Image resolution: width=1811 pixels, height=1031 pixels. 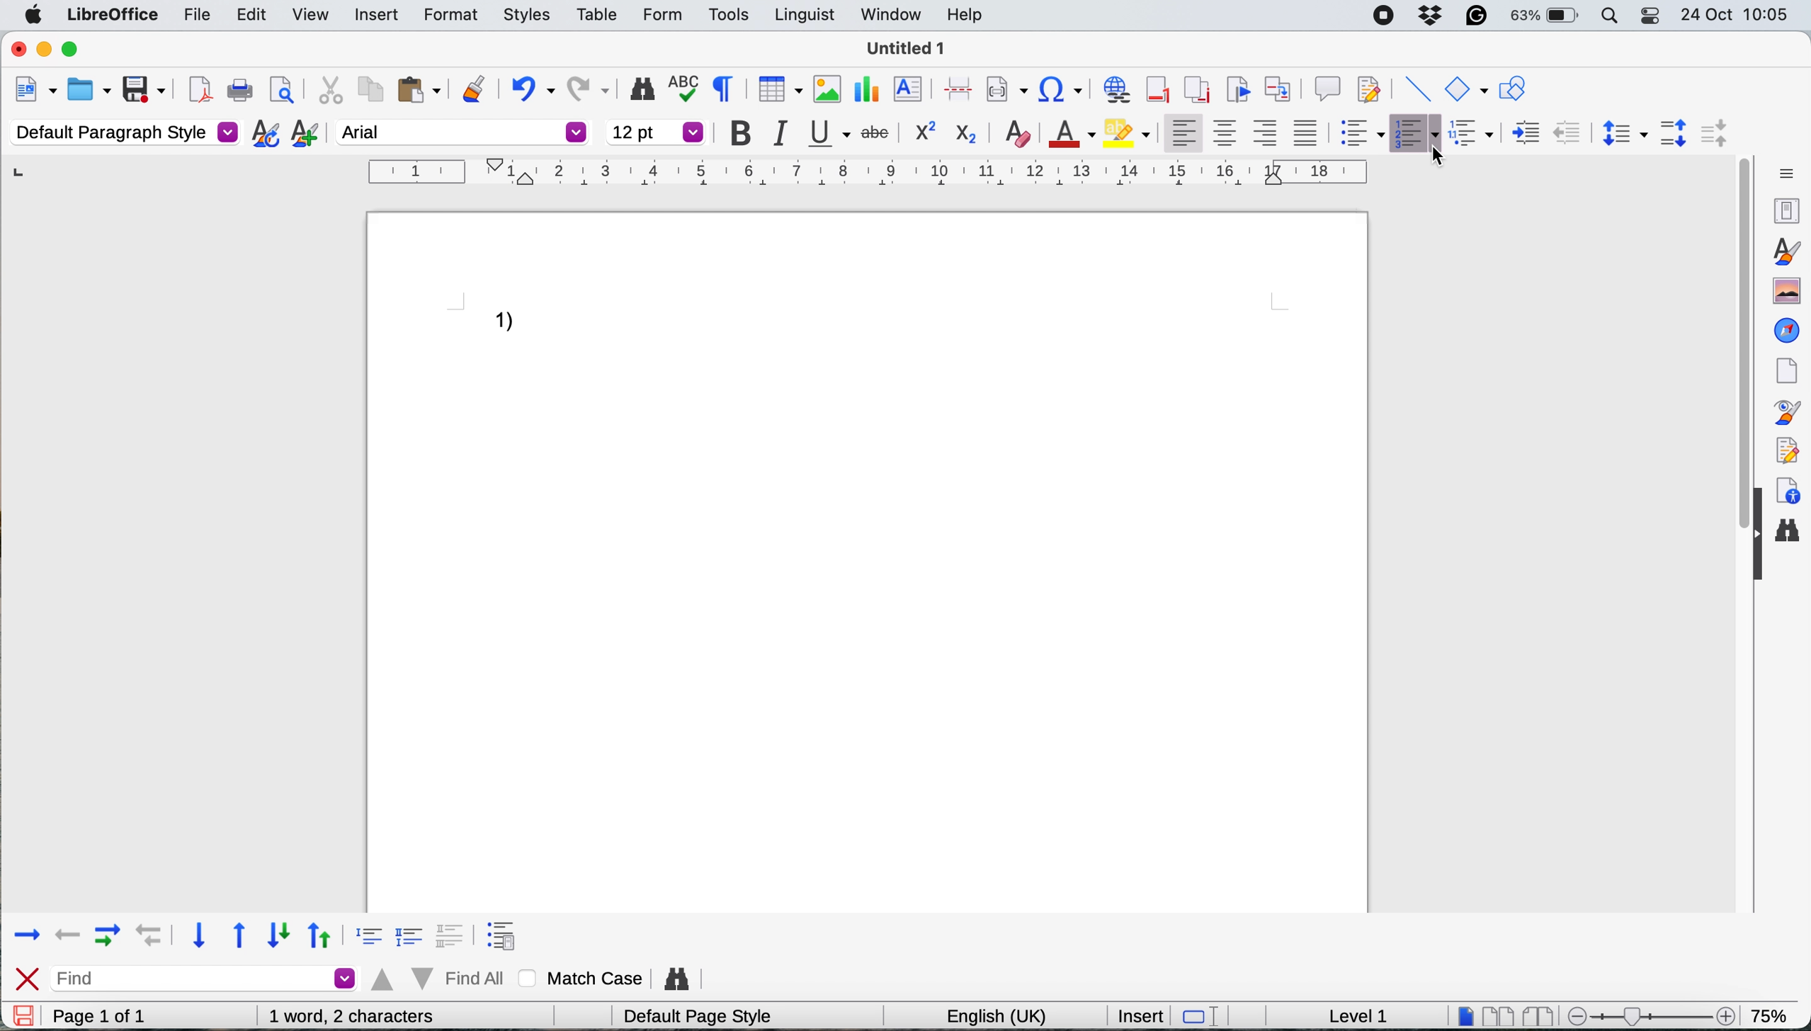 What do you see at coordinates (1655, 1011) in the screenshot?
I see `zoom scale` at bounding box center [1655, 1011].